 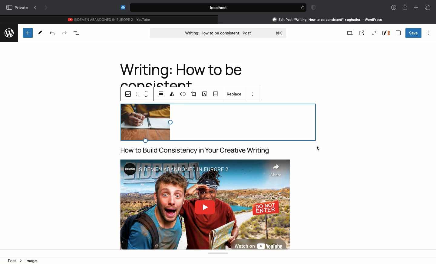 I want to click on crop, so click(x=194, y=94).